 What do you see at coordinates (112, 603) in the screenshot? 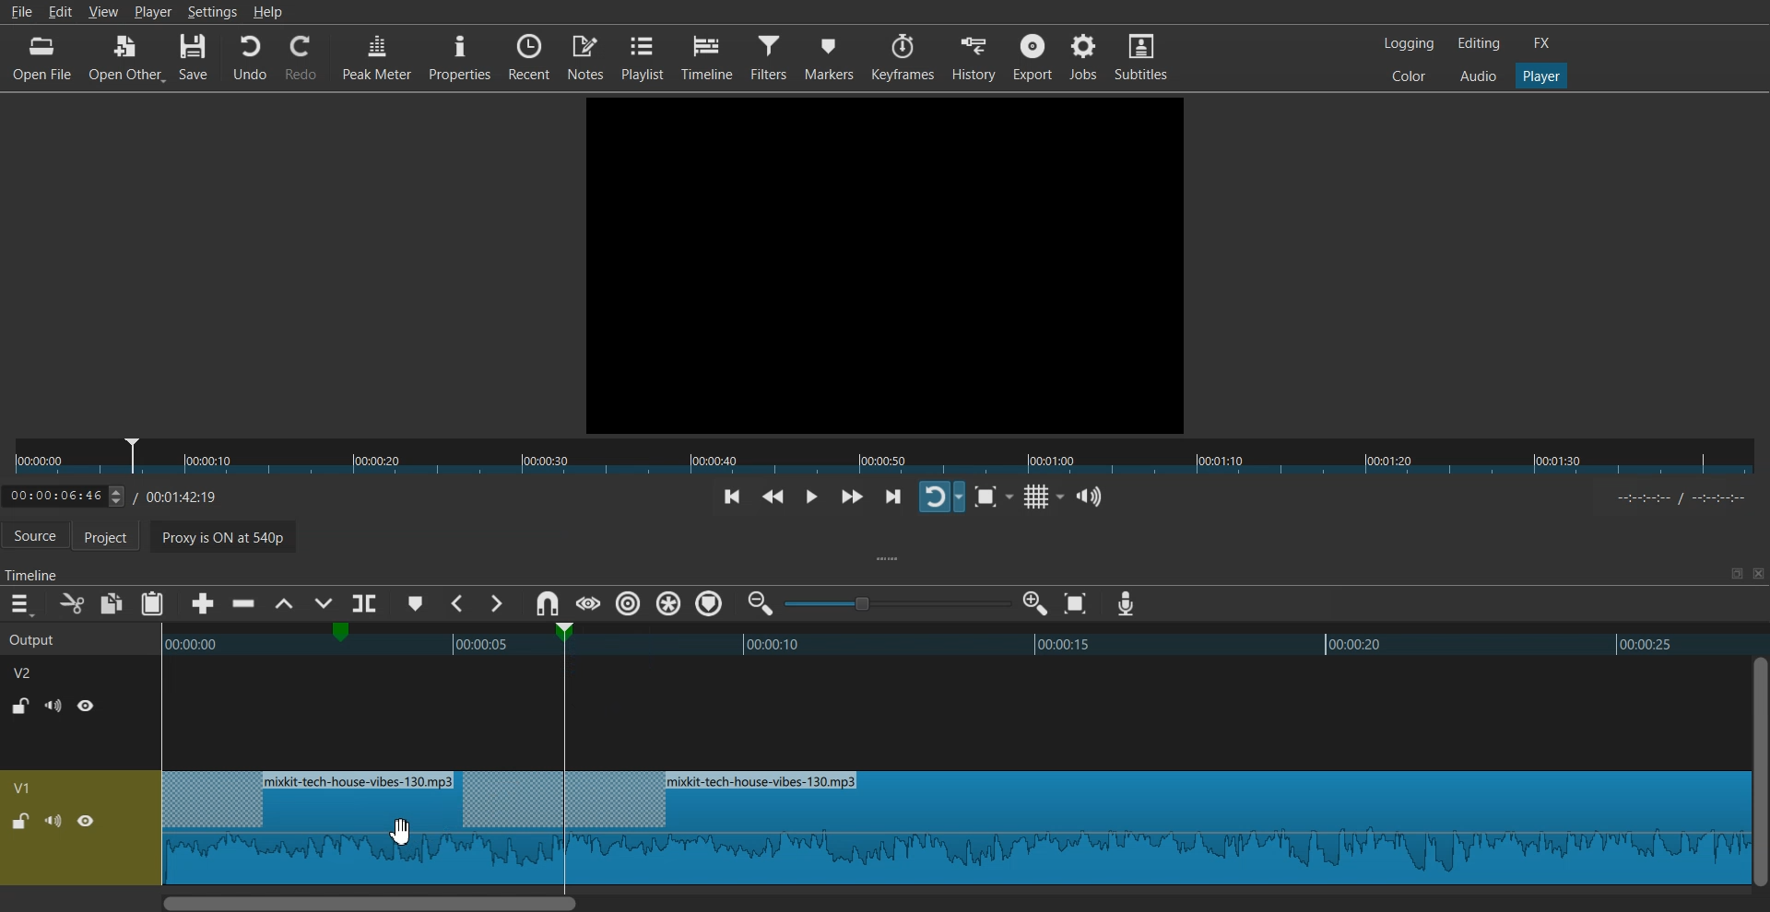
I see `Copy` at bounding box center [112, 603].